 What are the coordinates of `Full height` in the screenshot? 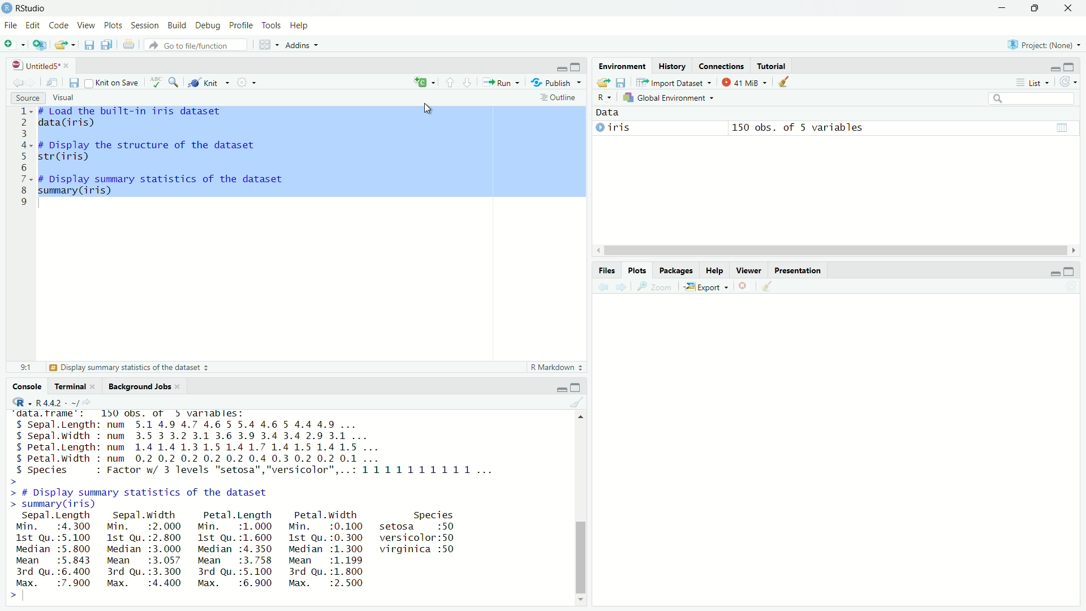 It's located at (576, 66).